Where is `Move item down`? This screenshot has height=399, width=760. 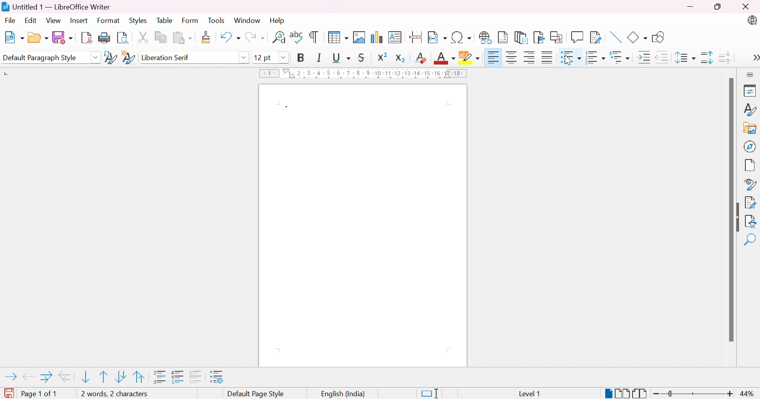
Move item down is located at coordinates (86, 377).